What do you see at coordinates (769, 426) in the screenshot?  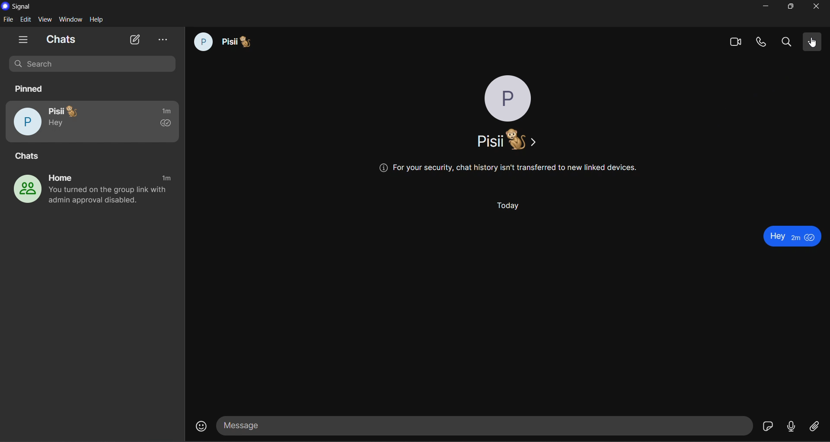 I see `stickers` at bounding box center [769, 426].